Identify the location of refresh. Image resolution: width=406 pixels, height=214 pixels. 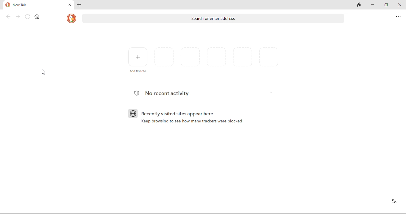
(28, 17).